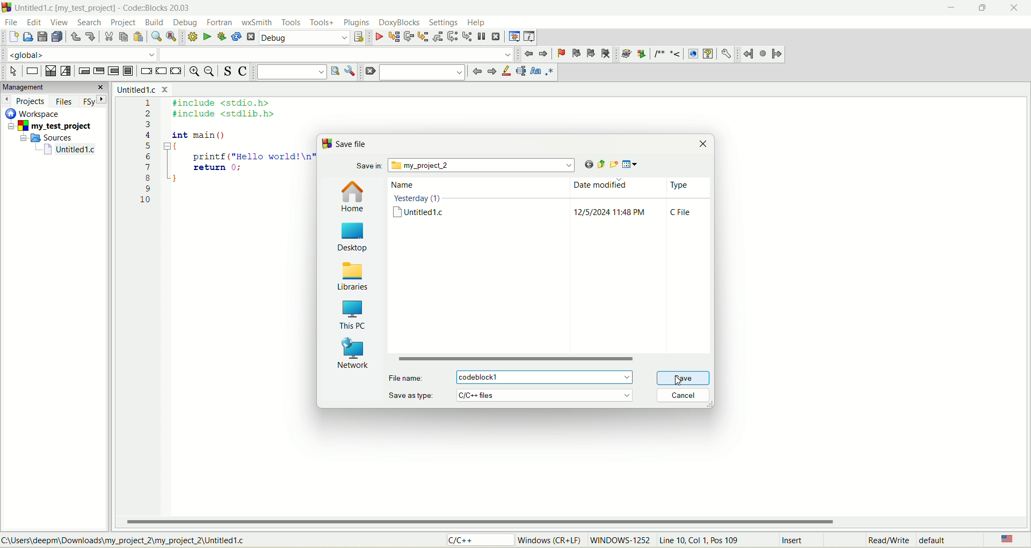 Image resolution: width=1031 pixels, height=548 pixels. I want to click on minimize, so click(949, 10).